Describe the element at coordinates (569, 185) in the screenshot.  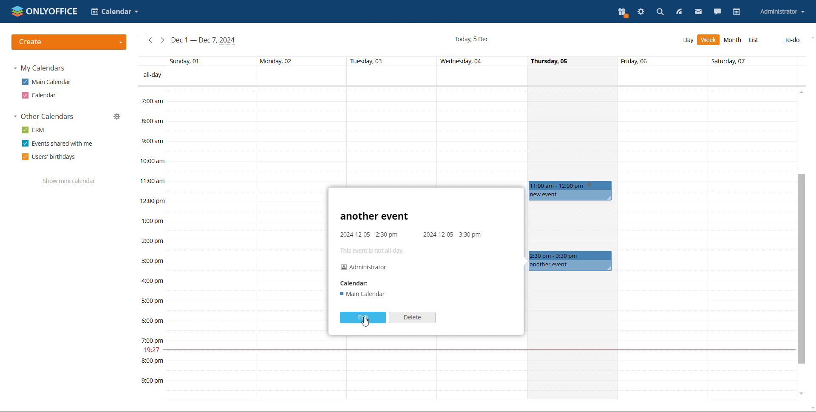
I see `11am to 12pm` at that location.